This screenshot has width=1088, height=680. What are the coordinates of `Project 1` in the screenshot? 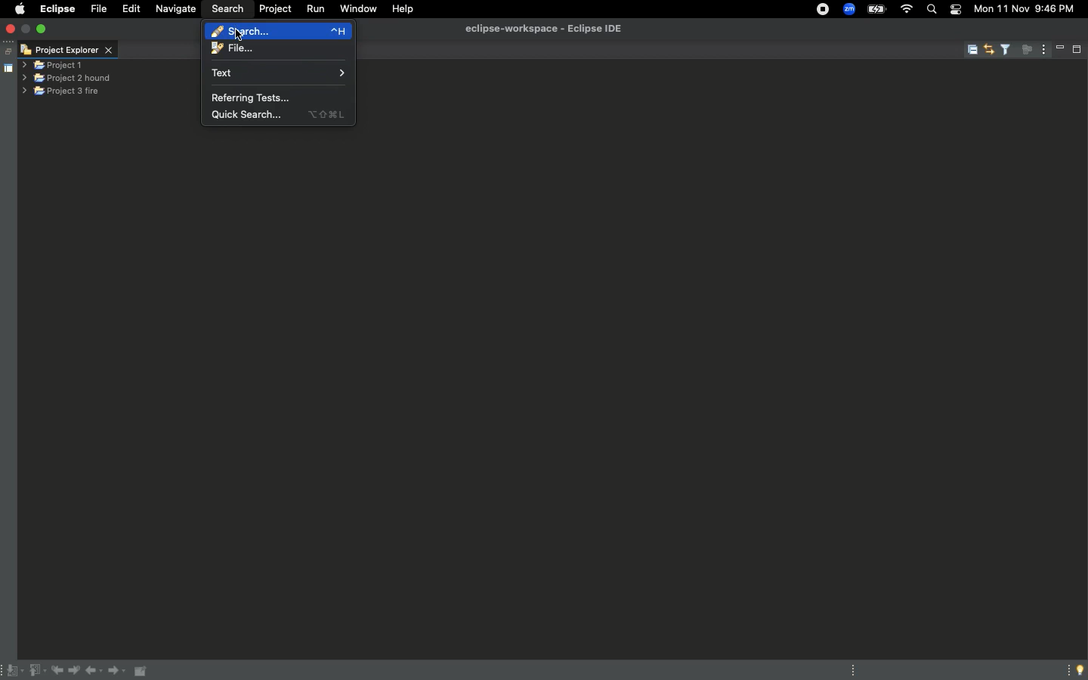 It's located at (54, 65).